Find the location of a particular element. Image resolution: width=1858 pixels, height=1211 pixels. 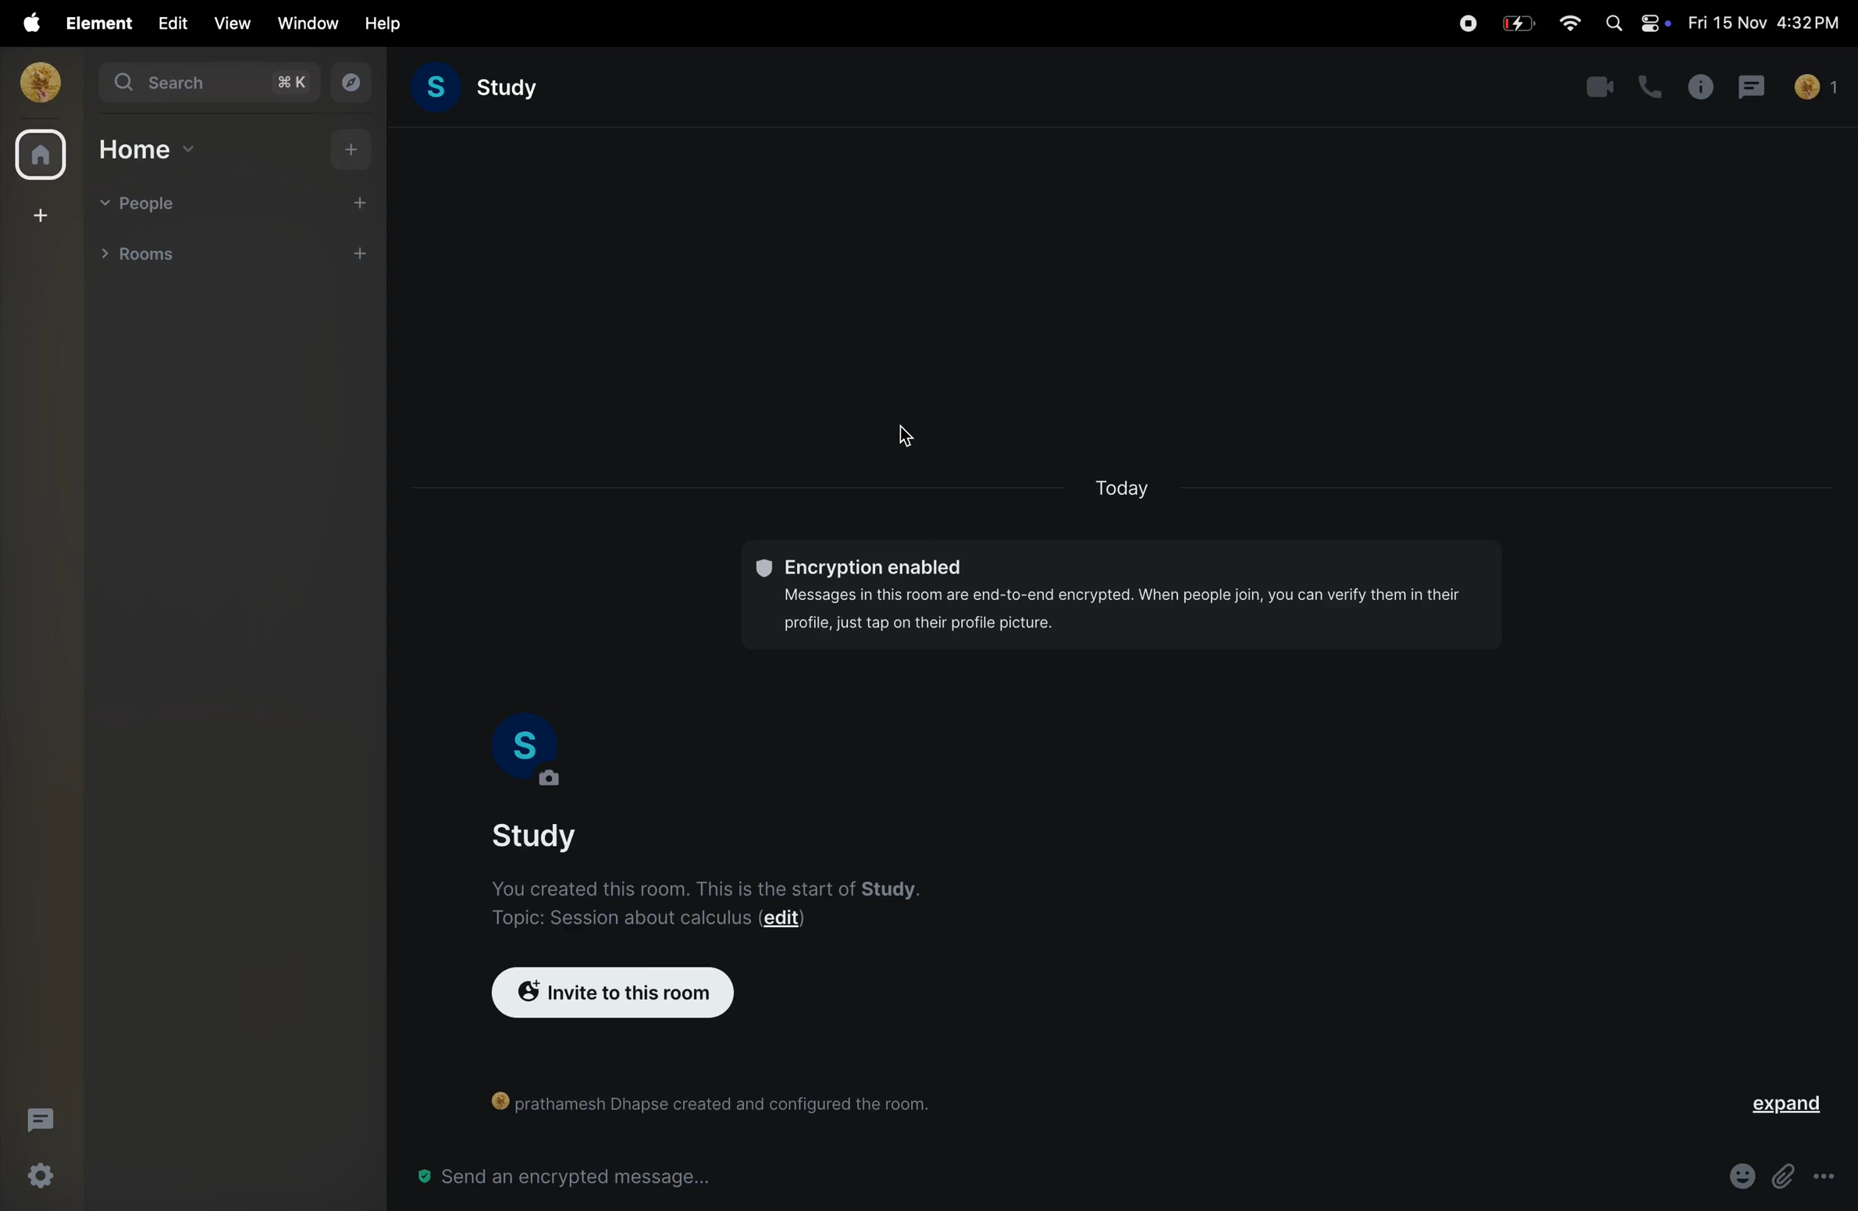

no of people is located at coordinates (1820, 85).